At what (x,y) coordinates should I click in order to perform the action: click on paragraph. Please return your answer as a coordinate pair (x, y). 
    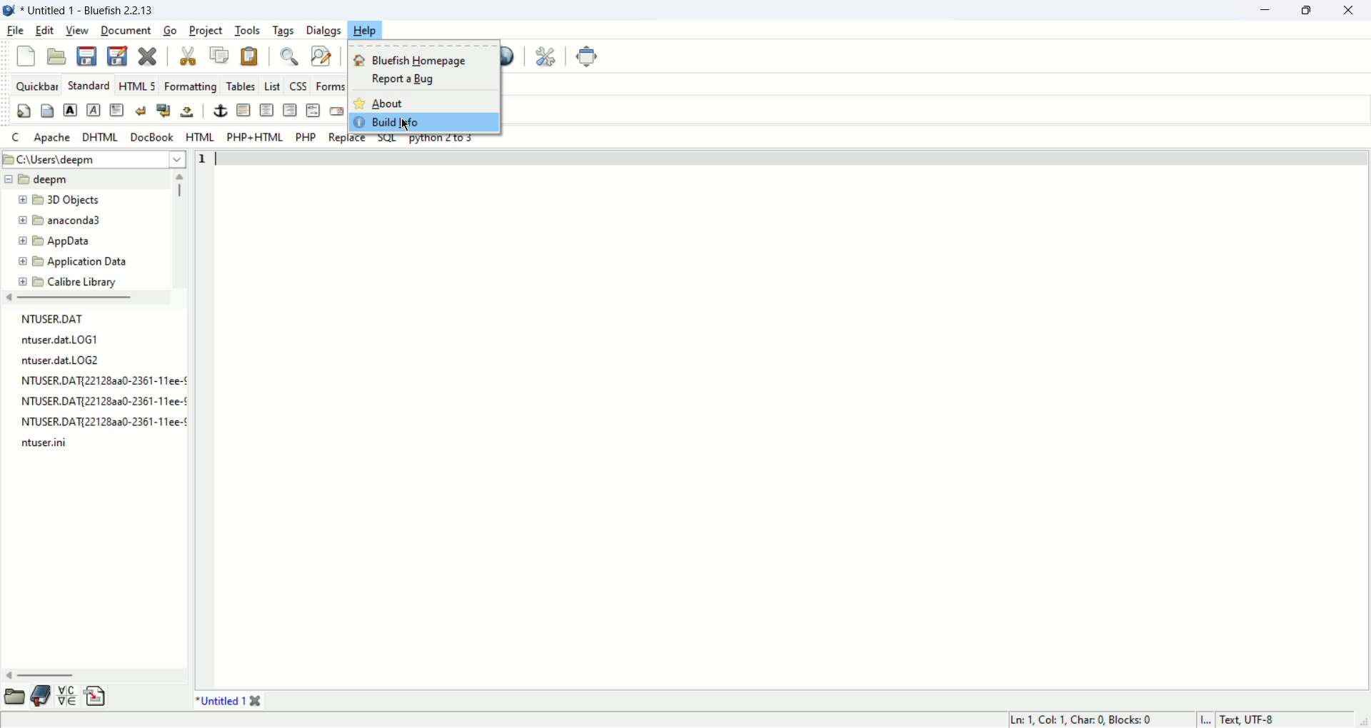
    Looking at the image, I should click on (116, 111).